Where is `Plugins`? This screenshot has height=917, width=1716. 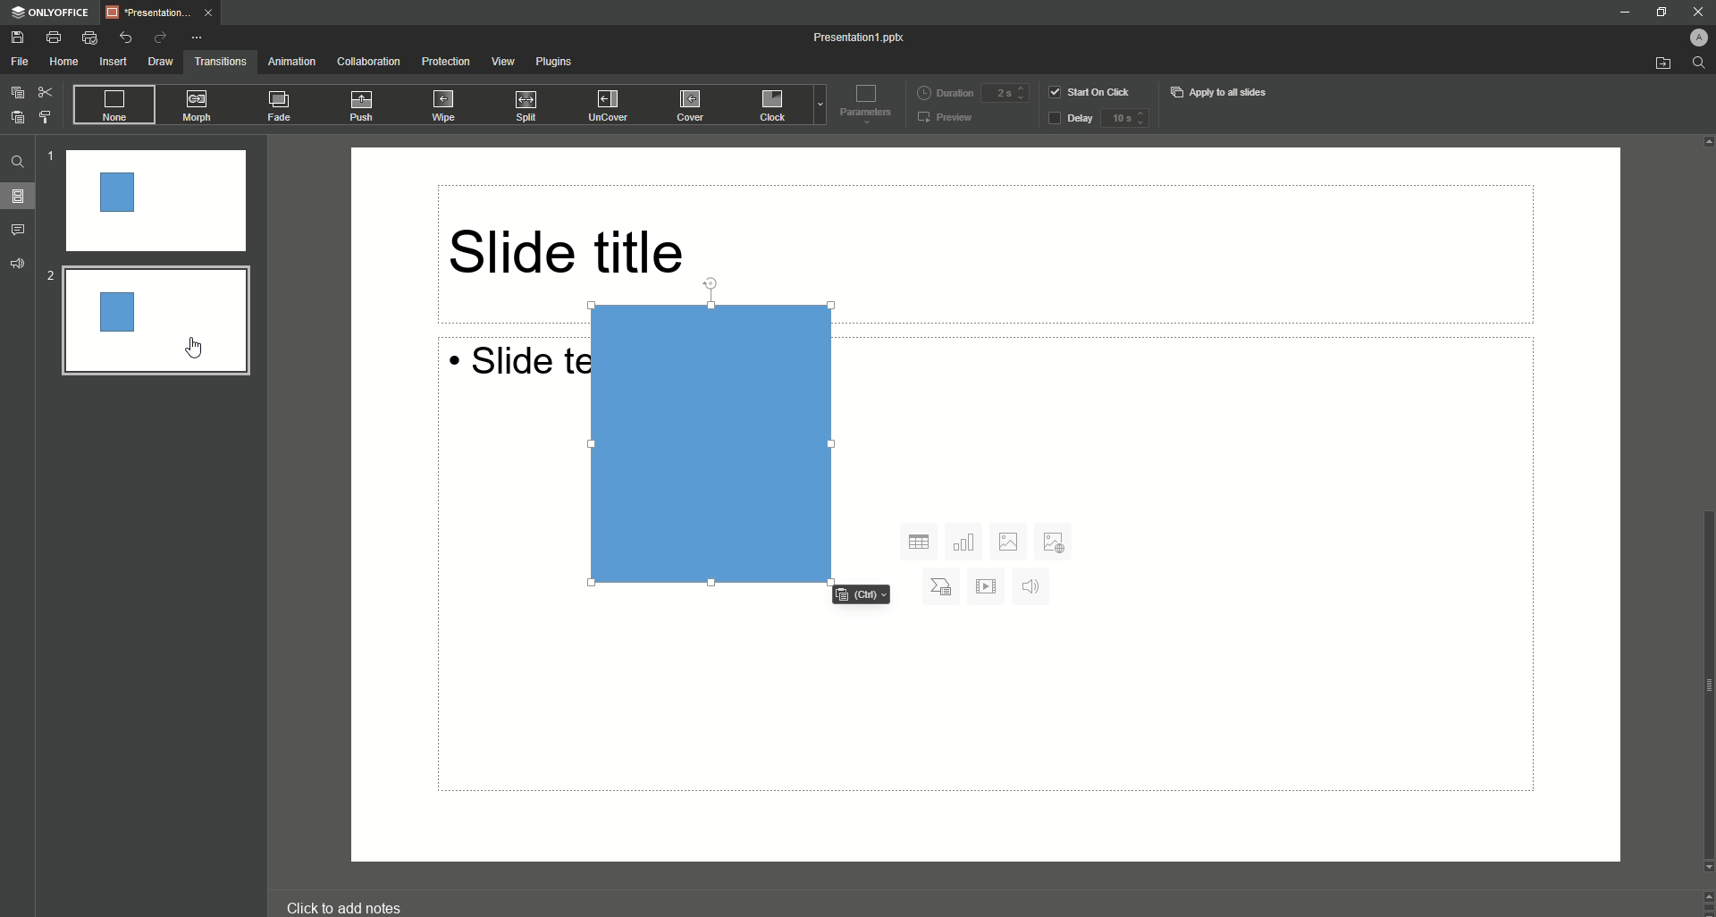
Plugins is located at coordinates (558, 63).